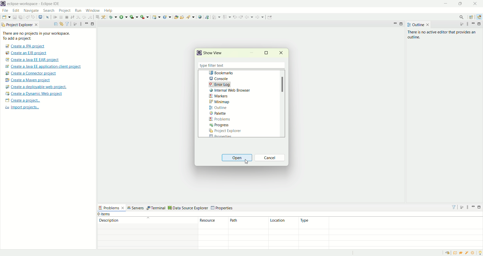 The image size is (483, 256). What do you see at coordinates (473, 253) in the screenshot?
I see `what's new` at bounding box center [473, 253].